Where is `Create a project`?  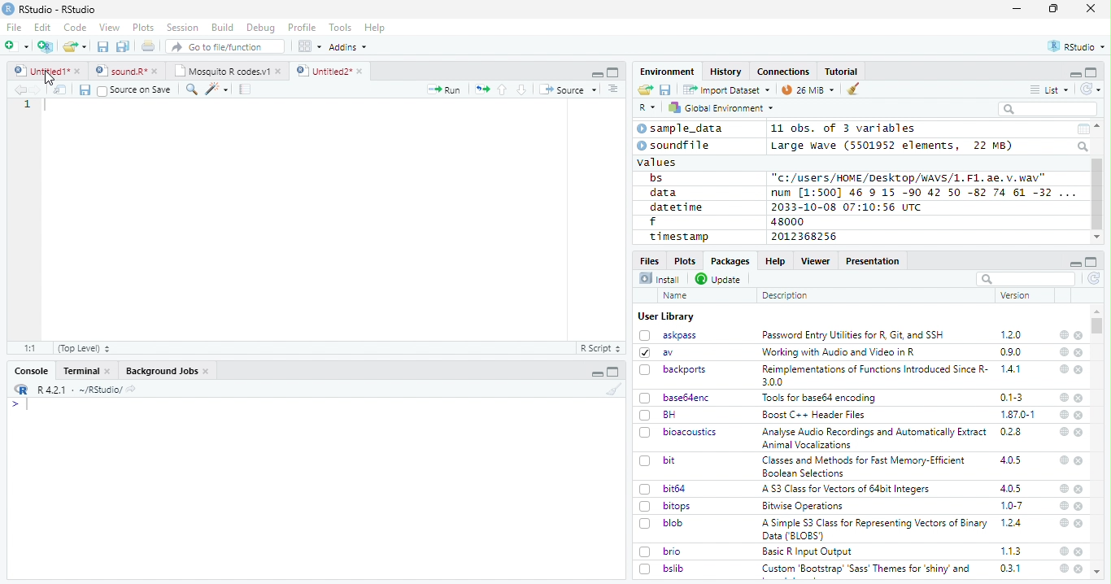 Create a project is located at coordinates (46, 46).